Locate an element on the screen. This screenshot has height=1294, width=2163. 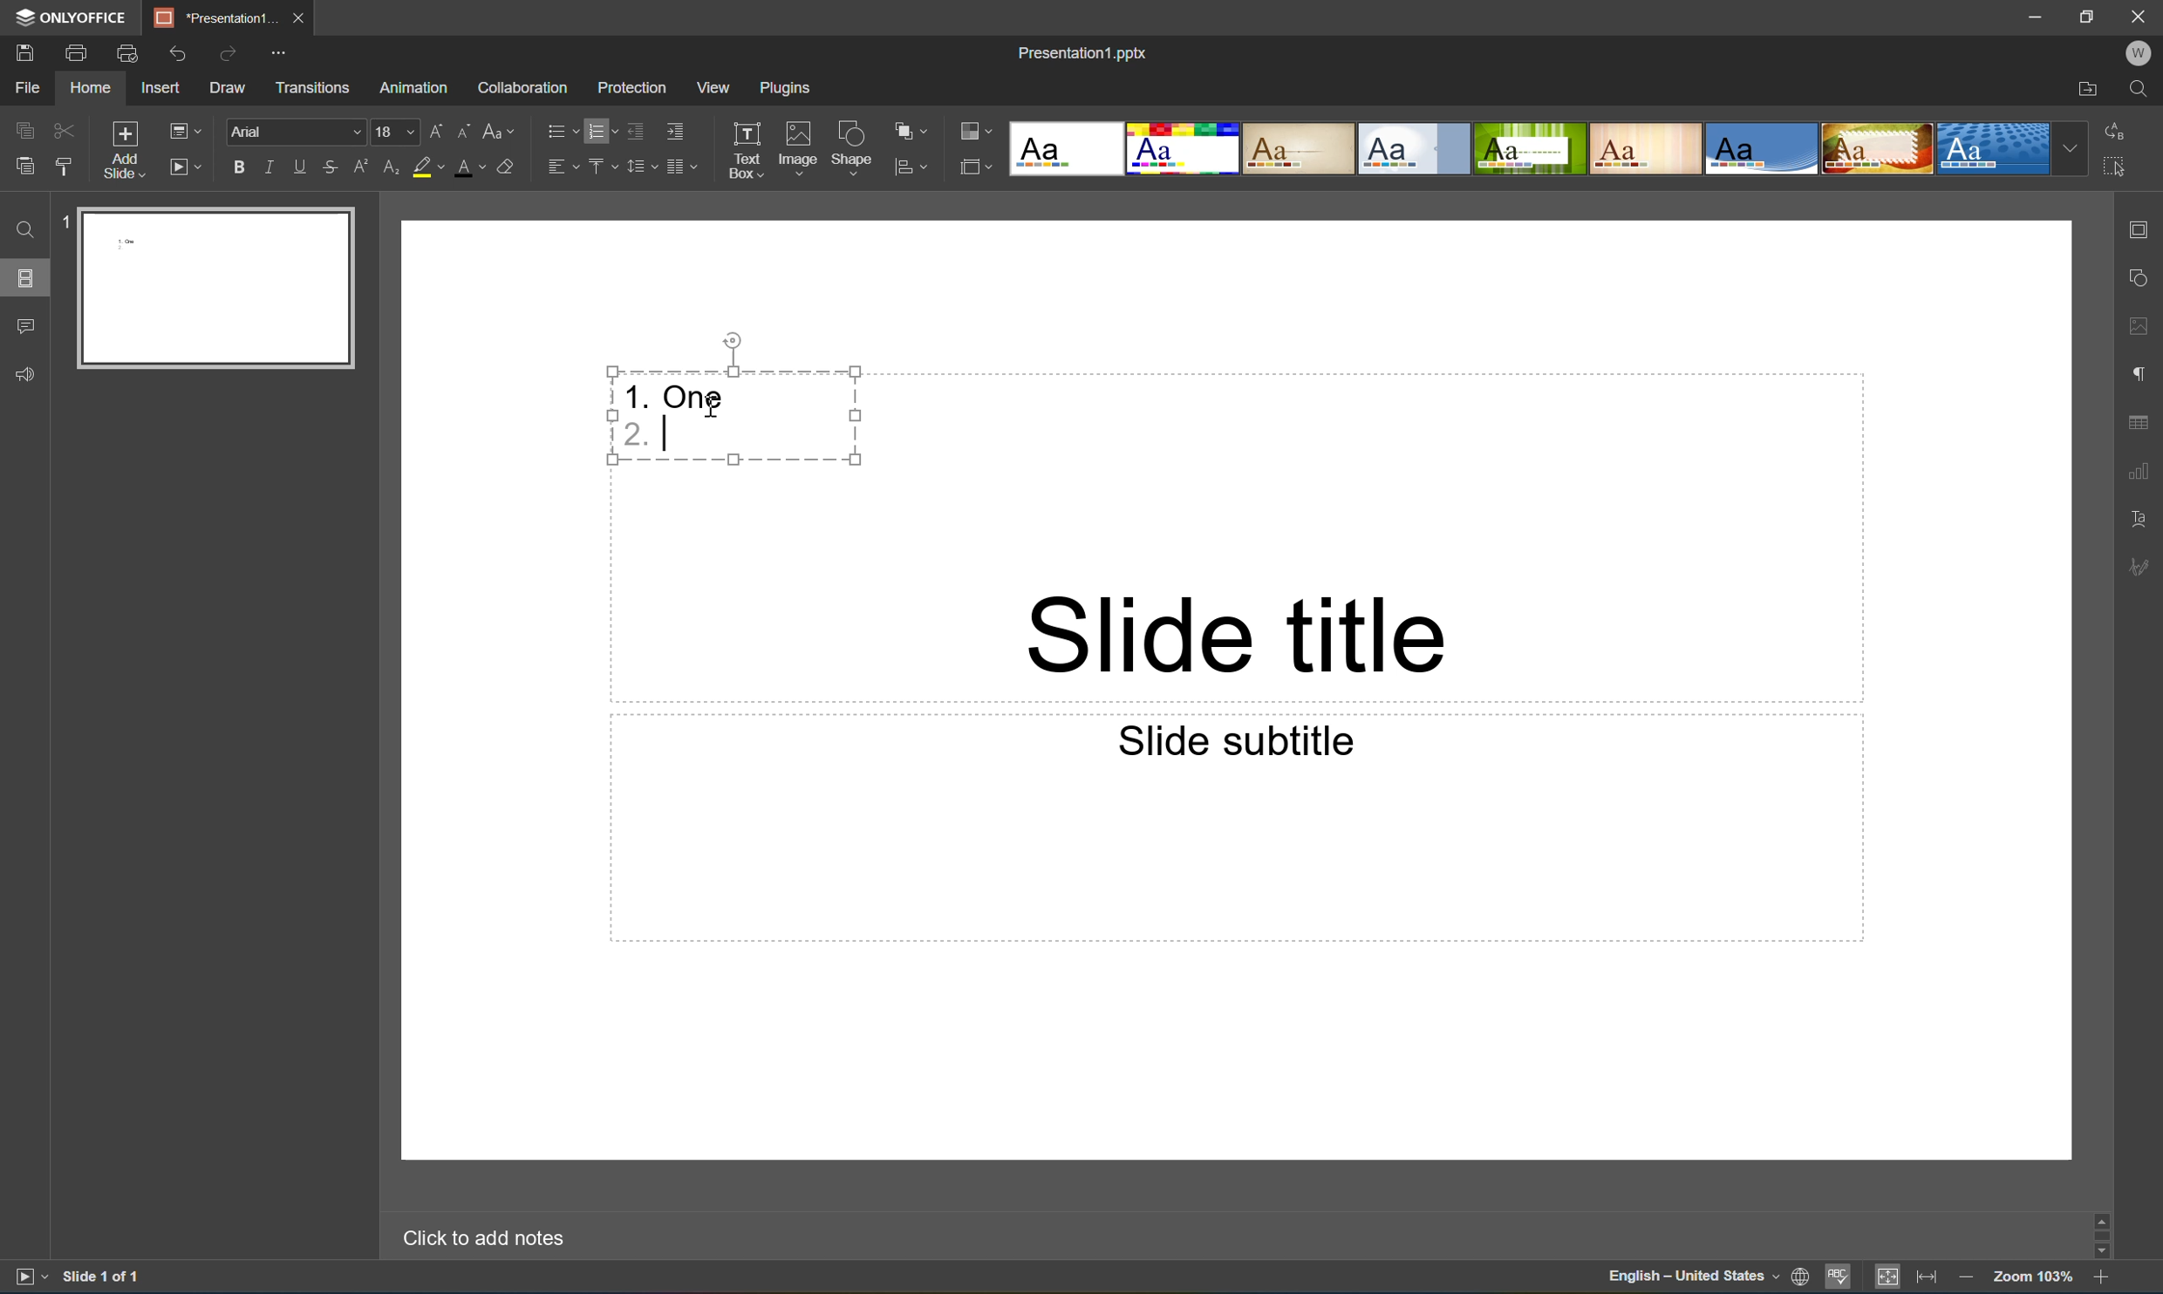
Change color theme is located at coordinates (973, 132).